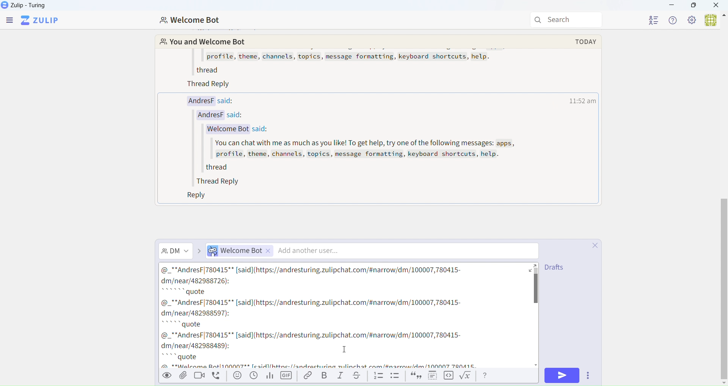  What do you see at coordinates (28, 6) in the screenshot?
I see `Zulip` at bounding box center [28, 6].